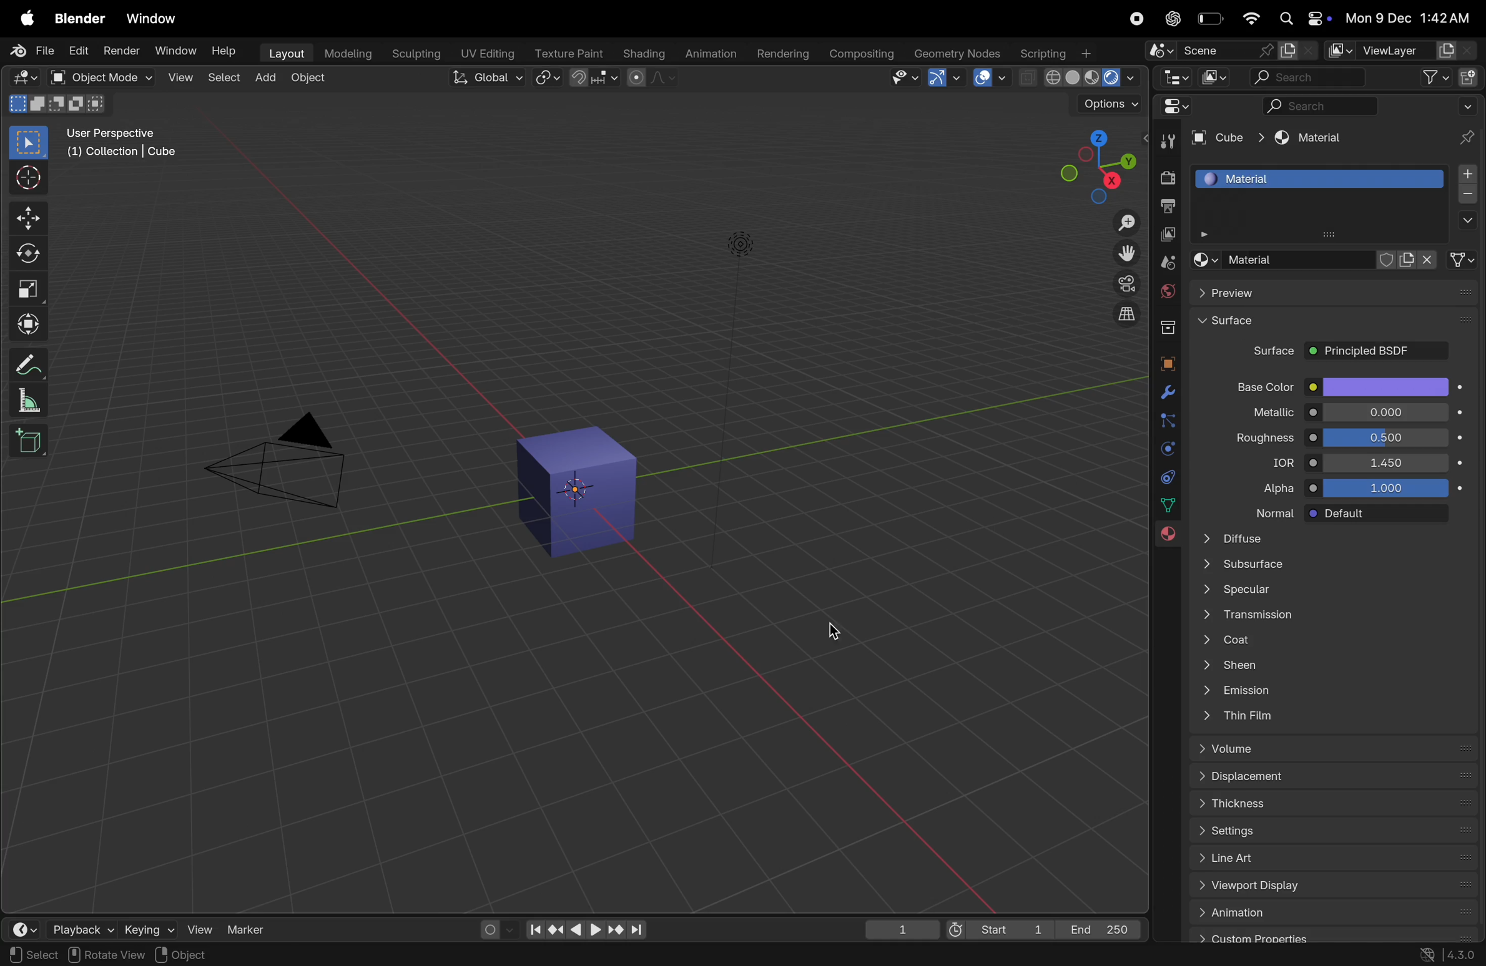 The height and width of the screenshot is (966, 1486). I want to click on add cube, so click(32, 440).